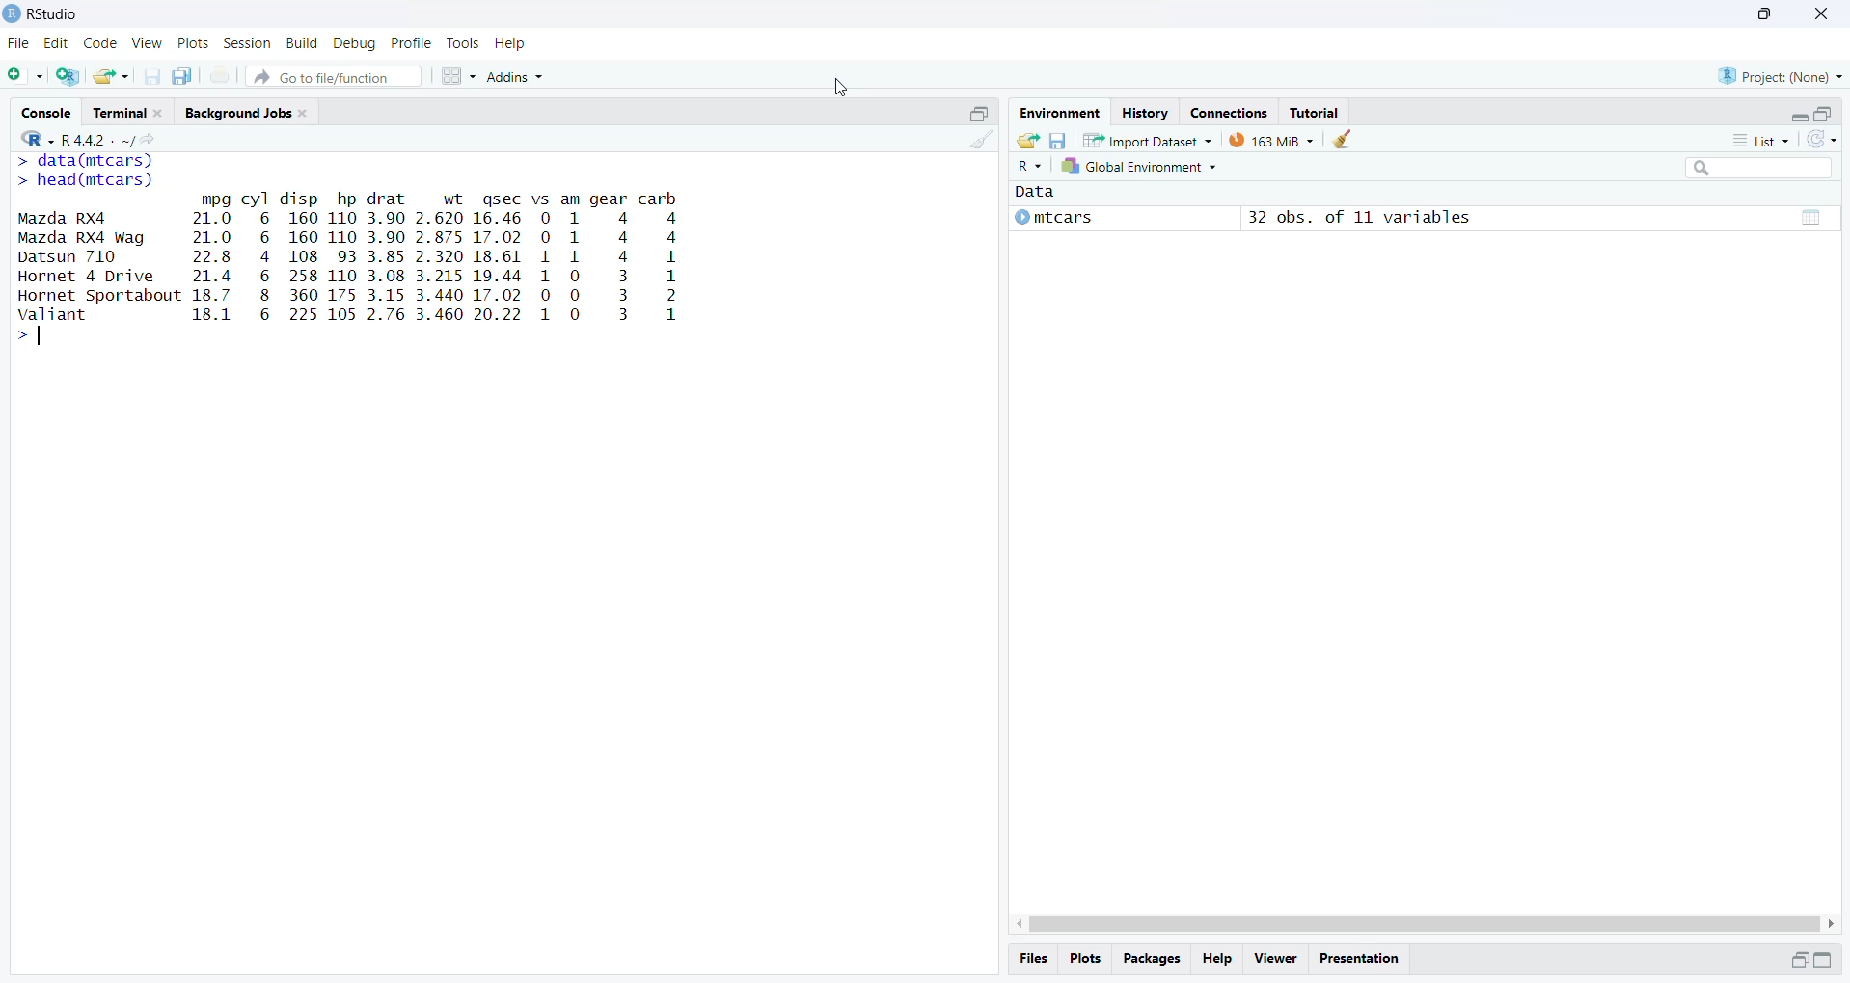  Describe the element at coordinates (1343, 139) in the screenshot. I see `clean` at that location.